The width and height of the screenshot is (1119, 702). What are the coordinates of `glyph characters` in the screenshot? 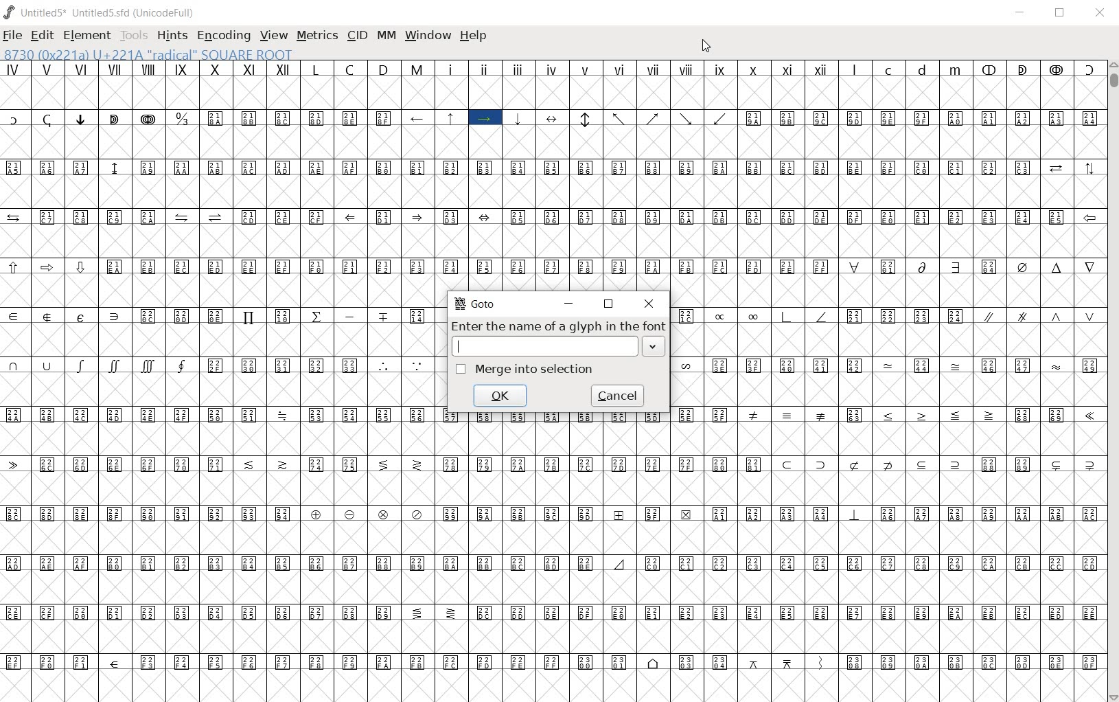 It's located at (772, 578).